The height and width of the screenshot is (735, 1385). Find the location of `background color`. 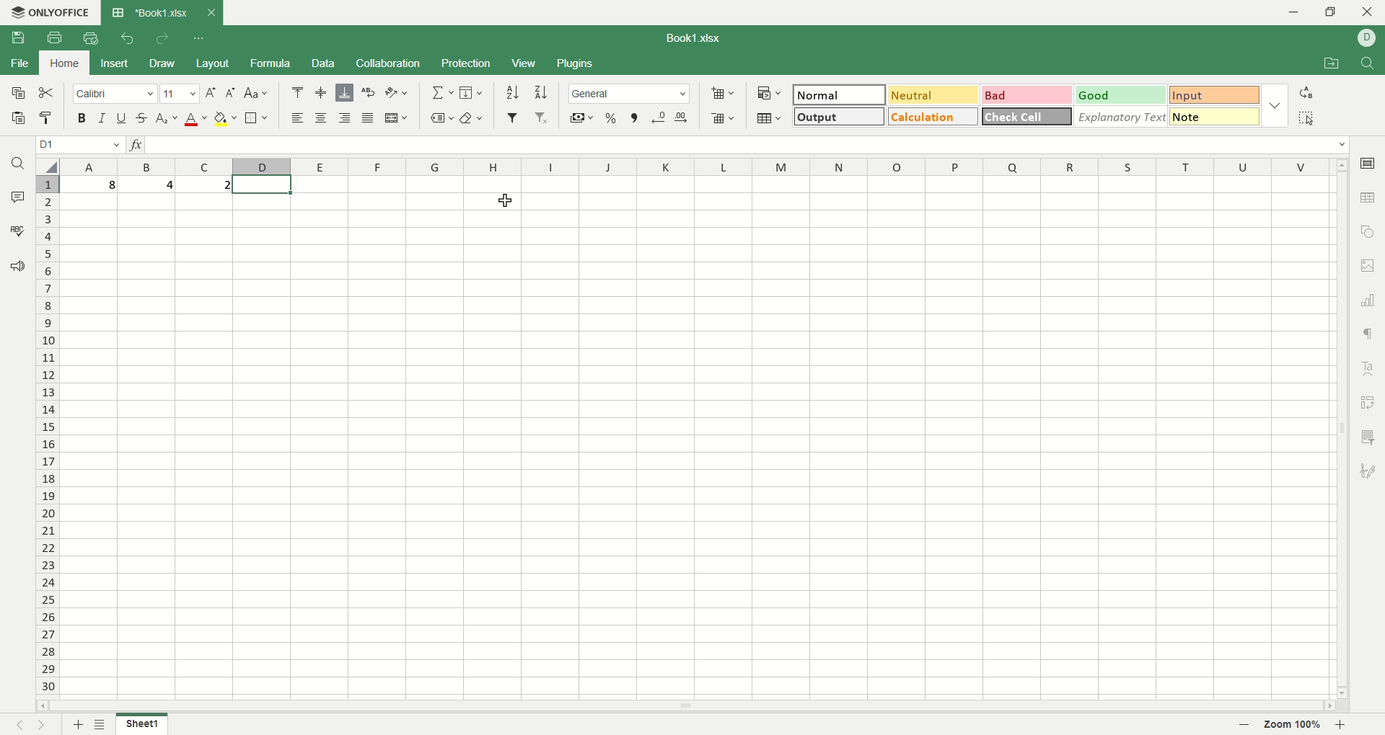

background color is located at coordinates (226, 119).